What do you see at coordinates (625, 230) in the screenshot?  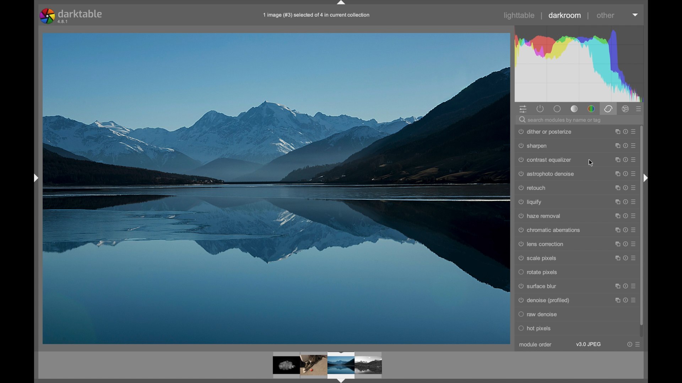 I see `more options` at bounding box center [625, 230].